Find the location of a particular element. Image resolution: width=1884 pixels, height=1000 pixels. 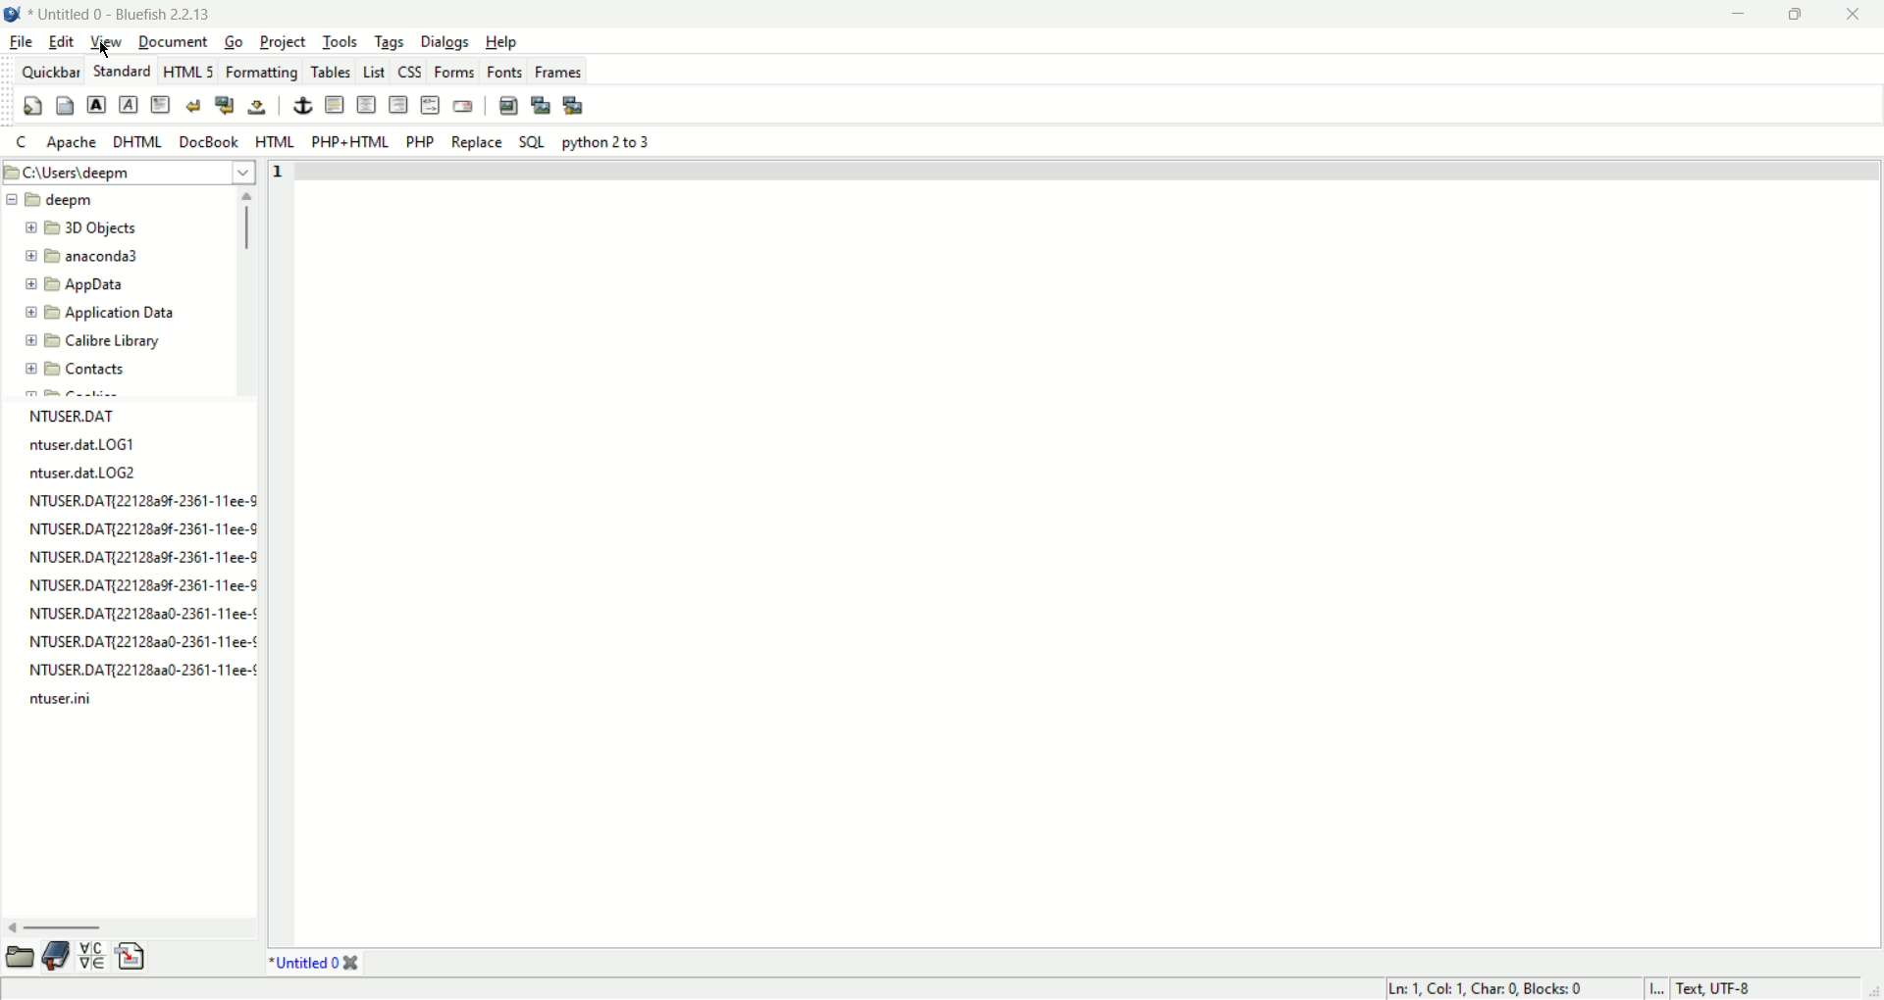

document is located at coordinates (173, 41).